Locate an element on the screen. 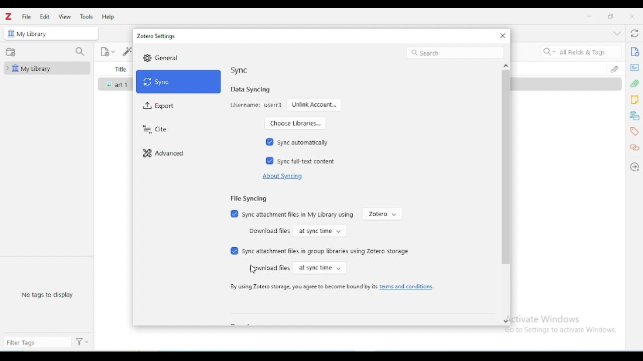 This screenshot has width=643, height=361. sync is located at coordinates (239, 70).